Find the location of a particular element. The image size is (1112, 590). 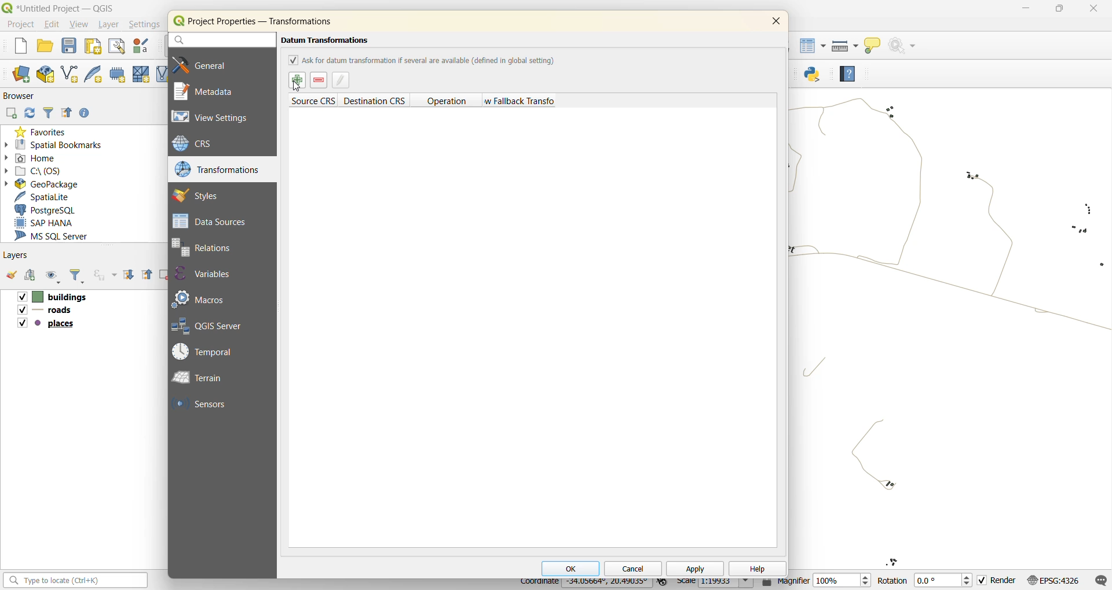

manage map is located at coordinates (53, 276).